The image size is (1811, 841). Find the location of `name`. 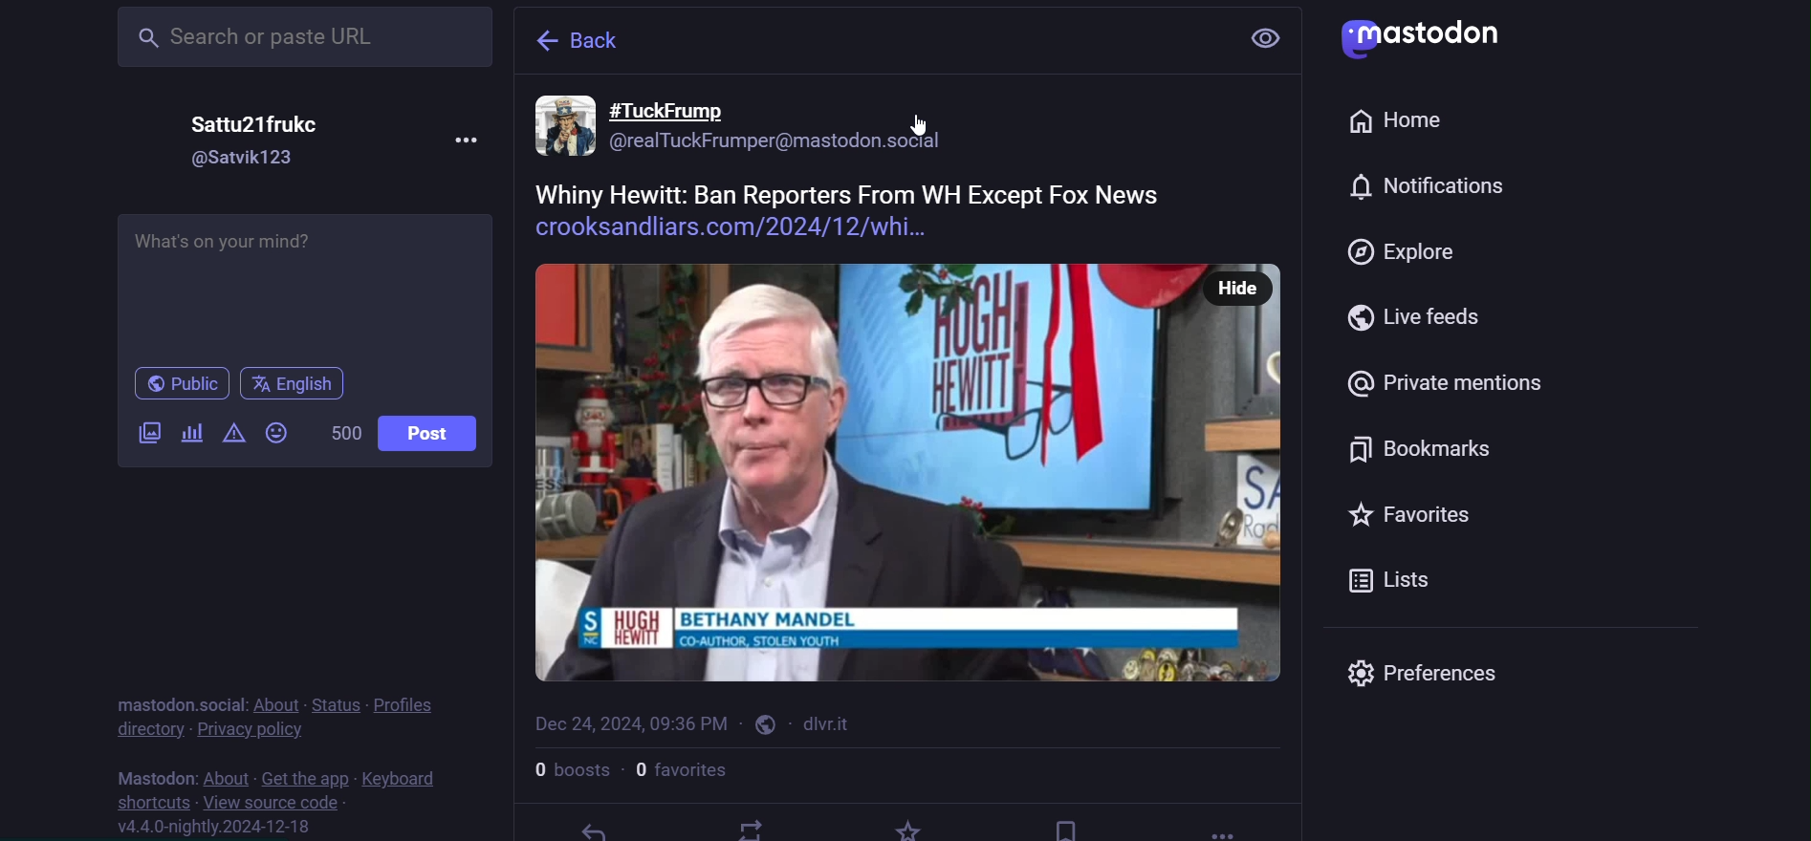

name is located at coordinates (260, 125).